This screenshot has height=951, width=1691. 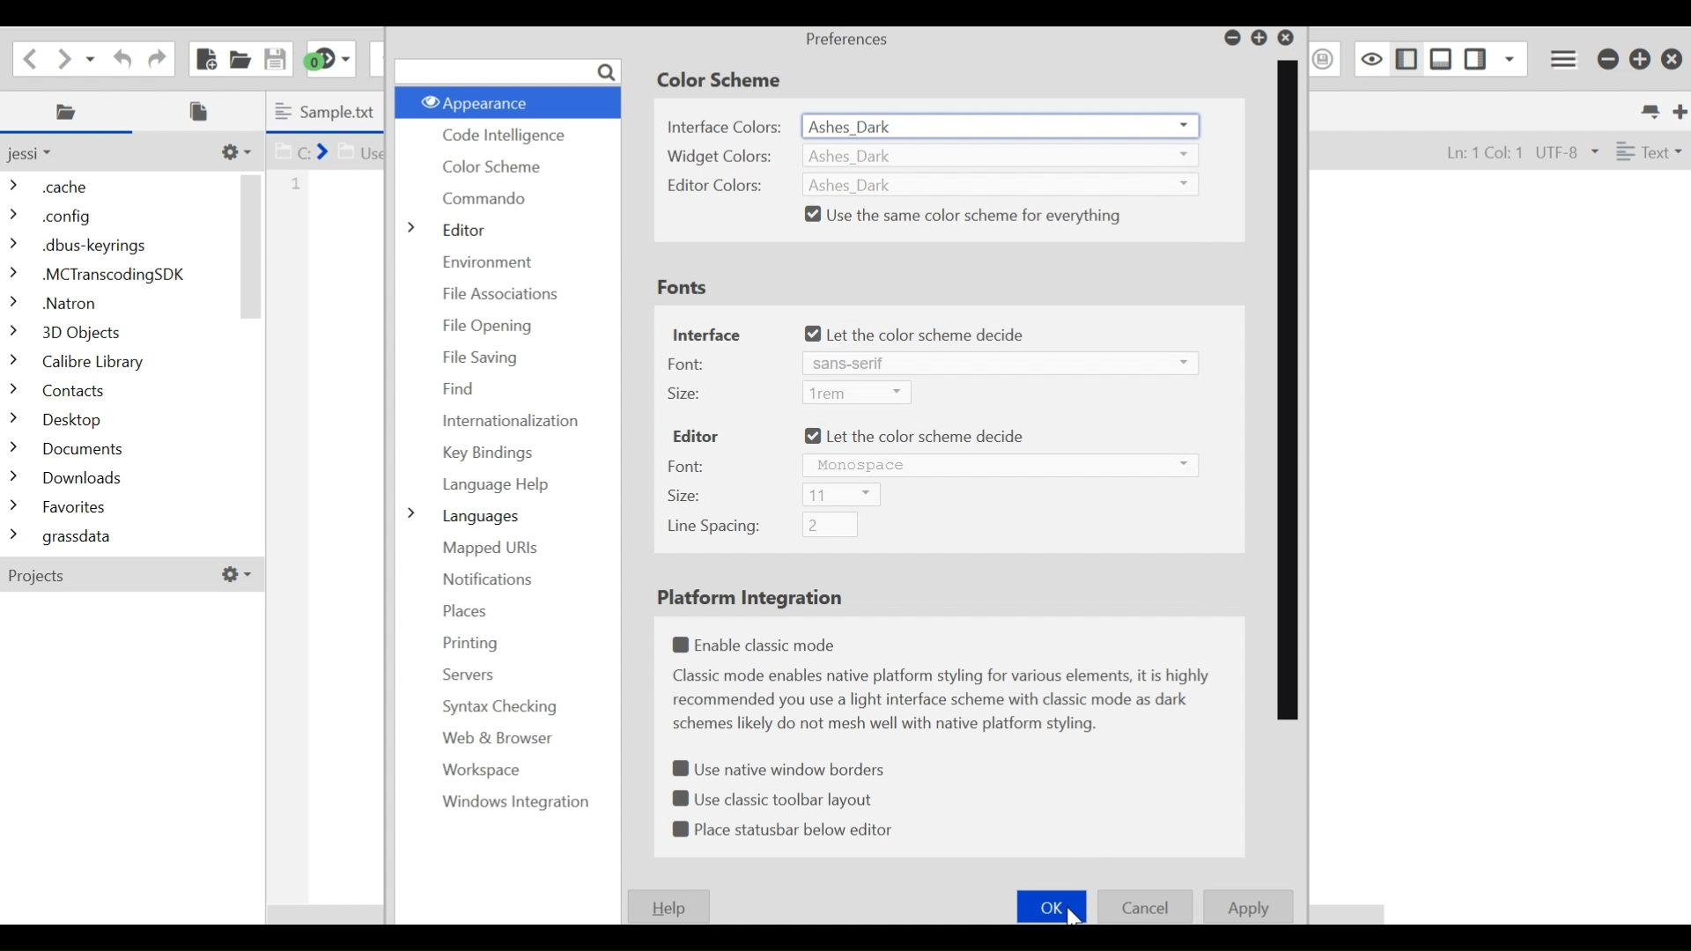 What do you see at coordinates (1052, 905) in the screenshot?
I see `OK` at bounding box center [1052, 905].